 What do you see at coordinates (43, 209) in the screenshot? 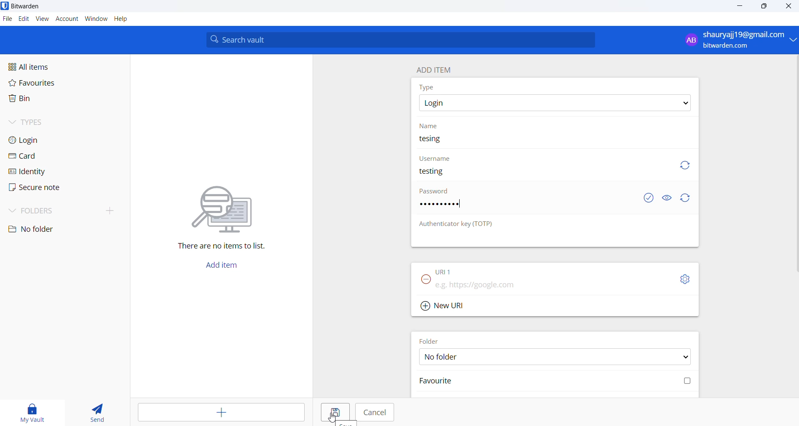
I see `Folders` at bounding box center [43, 209].